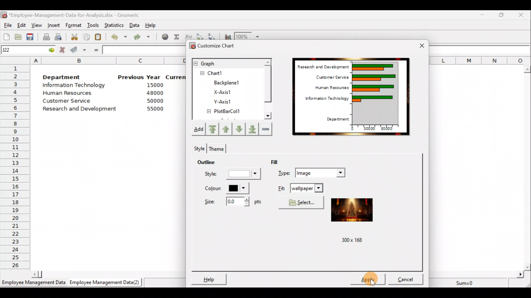 The width and height of the screenshot is (531, 298). What do you see at coordinates (325, 100) in the screenshot?
I see `Information Technology` at bounding box center [325, 100].